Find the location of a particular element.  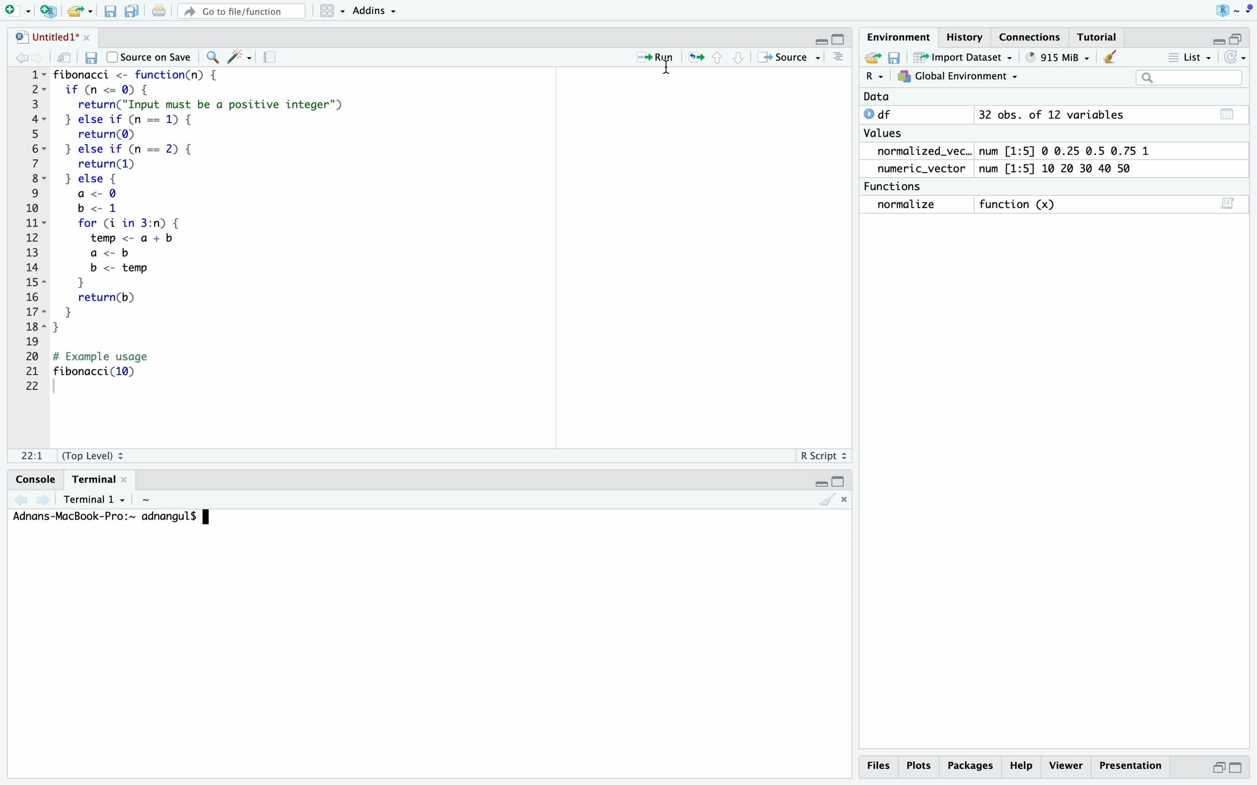

files is located at coordinates (878, 765).